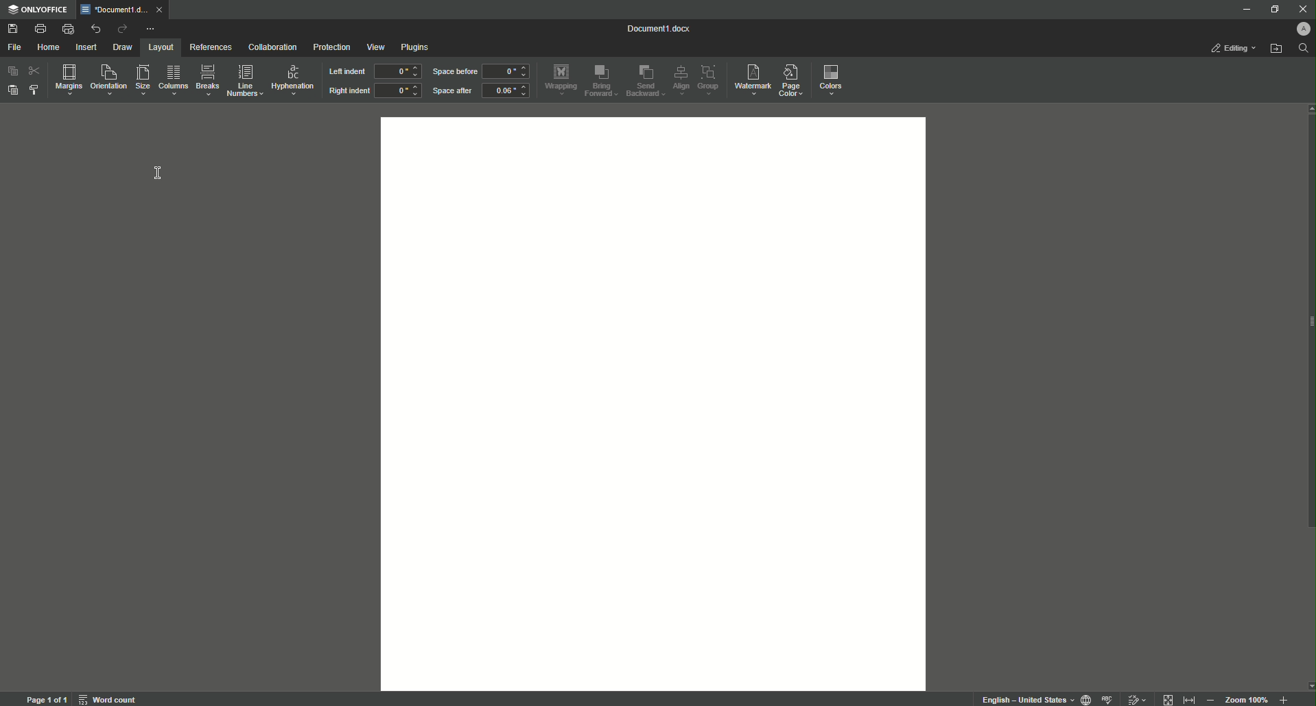  Describe the element at coordinates (1300, 10) in the screenshot. I see `Close` at that location.